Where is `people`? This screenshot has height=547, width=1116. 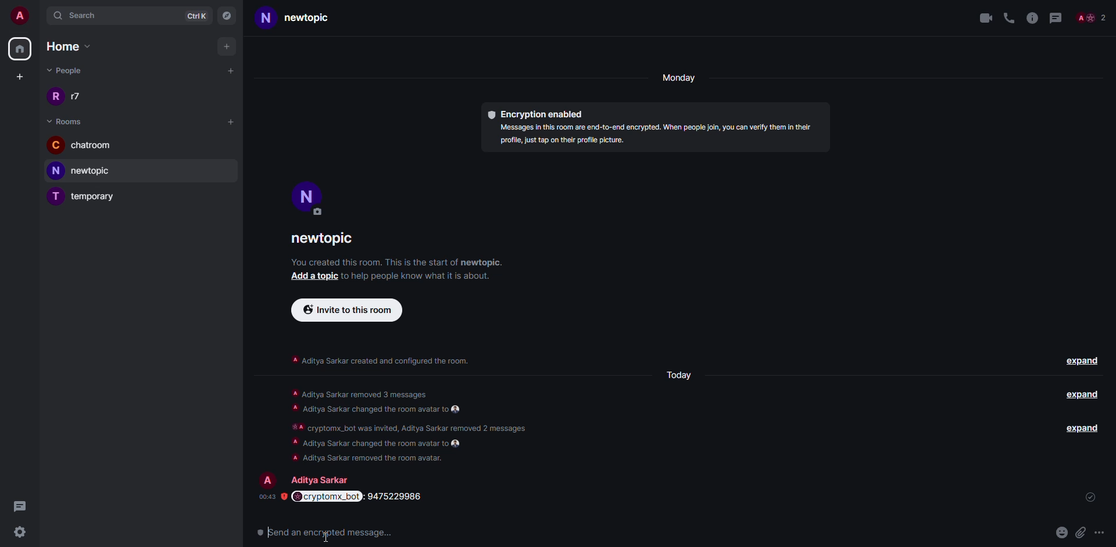 people is located at coordinates (67, 70).